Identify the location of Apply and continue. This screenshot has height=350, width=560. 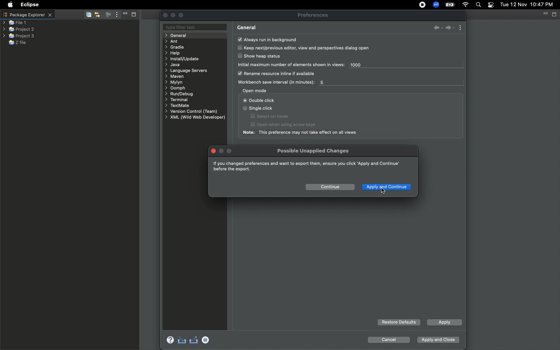
(388, 188).